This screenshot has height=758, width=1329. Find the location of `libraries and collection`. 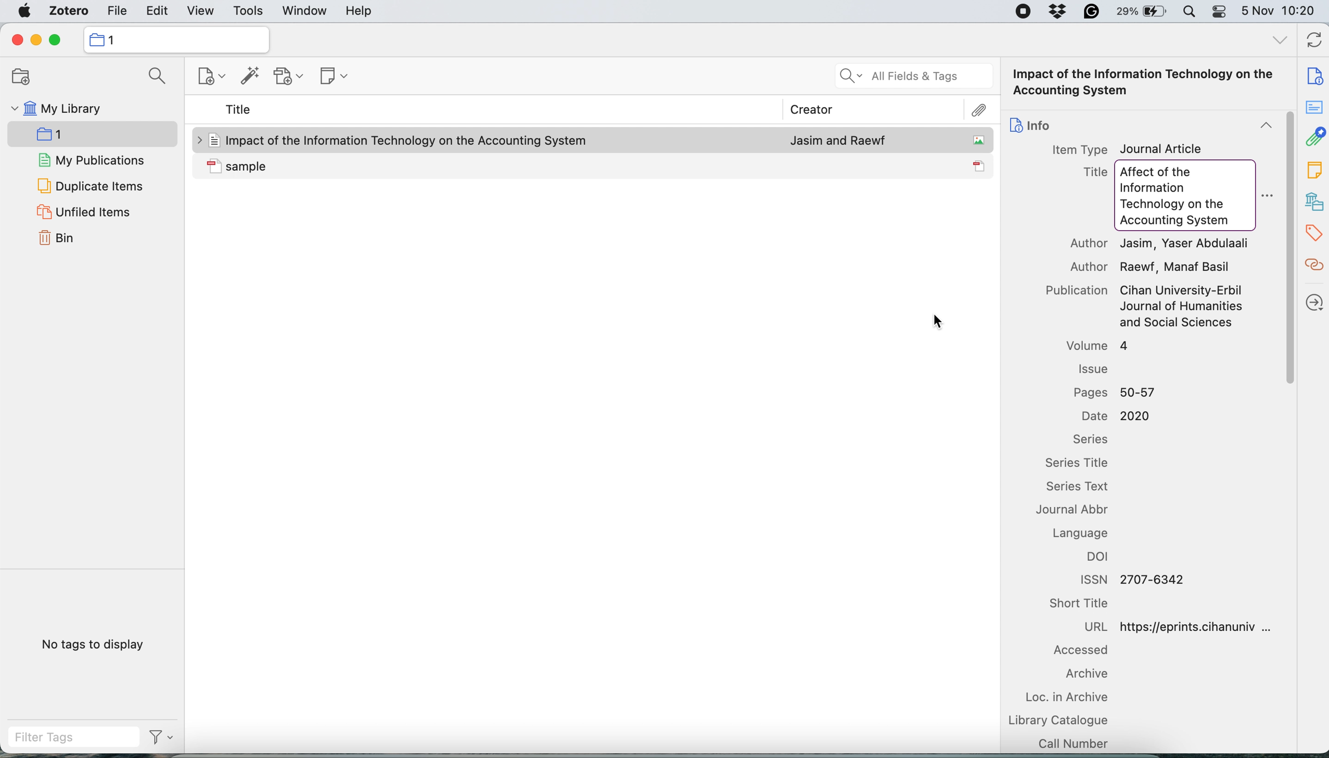

libraries and collection is located at coordinates (1314, 201).